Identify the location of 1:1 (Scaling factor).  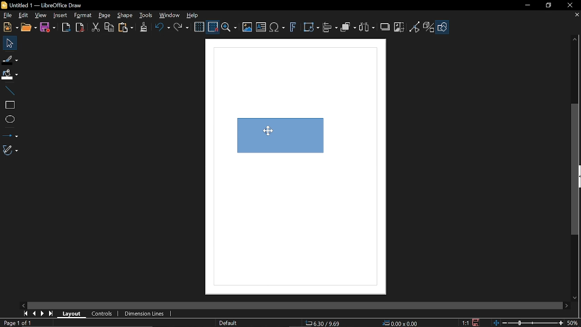
(465, 323).